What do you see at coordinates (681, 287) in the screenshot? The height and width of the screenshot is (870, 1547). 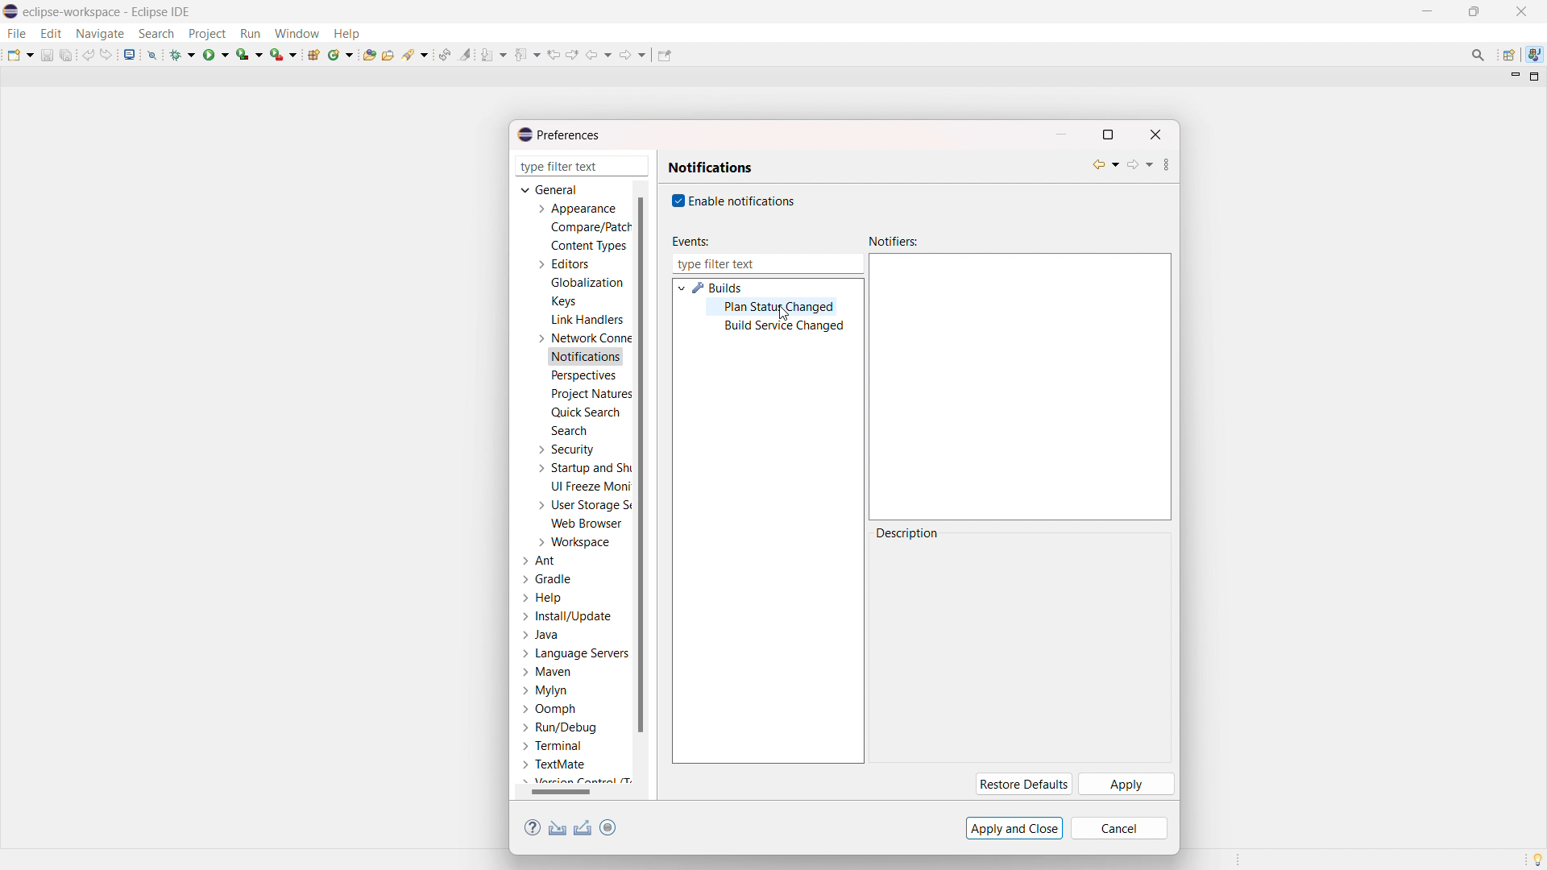 I see `expand builds` at bounding box center [681, 287].